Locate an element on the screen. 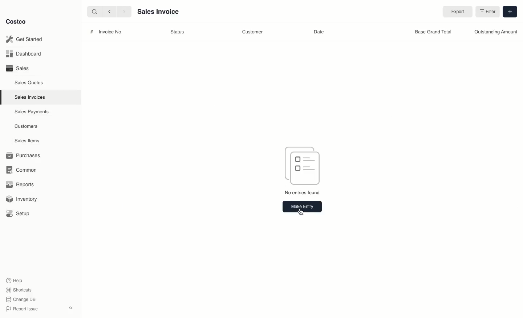 This screenshot has width=523, height=318. Help is located at coordinates (15, 280).